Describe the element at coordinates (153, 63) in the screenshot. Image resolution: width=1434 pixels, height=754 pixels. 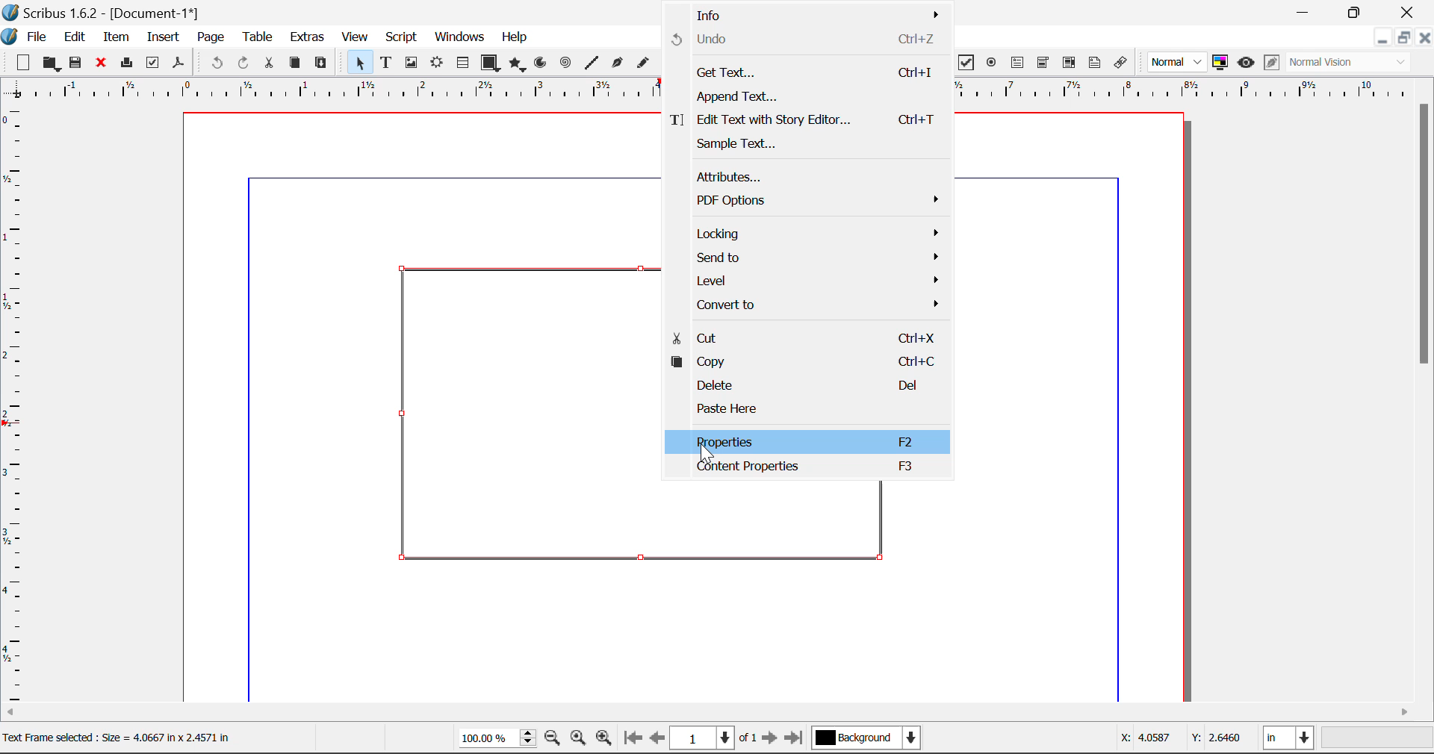
I see `Pre-flight Verifier` at that location.